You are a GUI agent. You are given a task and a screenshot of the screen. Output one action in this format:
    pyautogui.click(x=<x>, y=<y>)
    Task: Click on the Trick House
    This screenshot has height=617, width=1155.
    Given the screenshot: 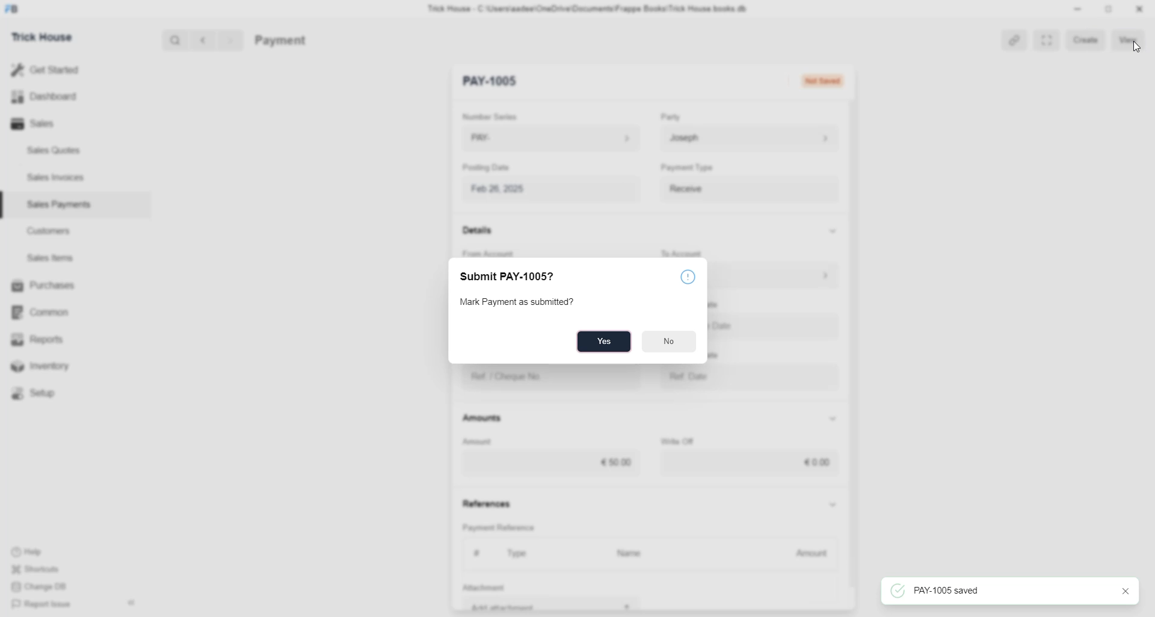 What is the action you would take?
    pyautogui.click(x=42, y=38)
    